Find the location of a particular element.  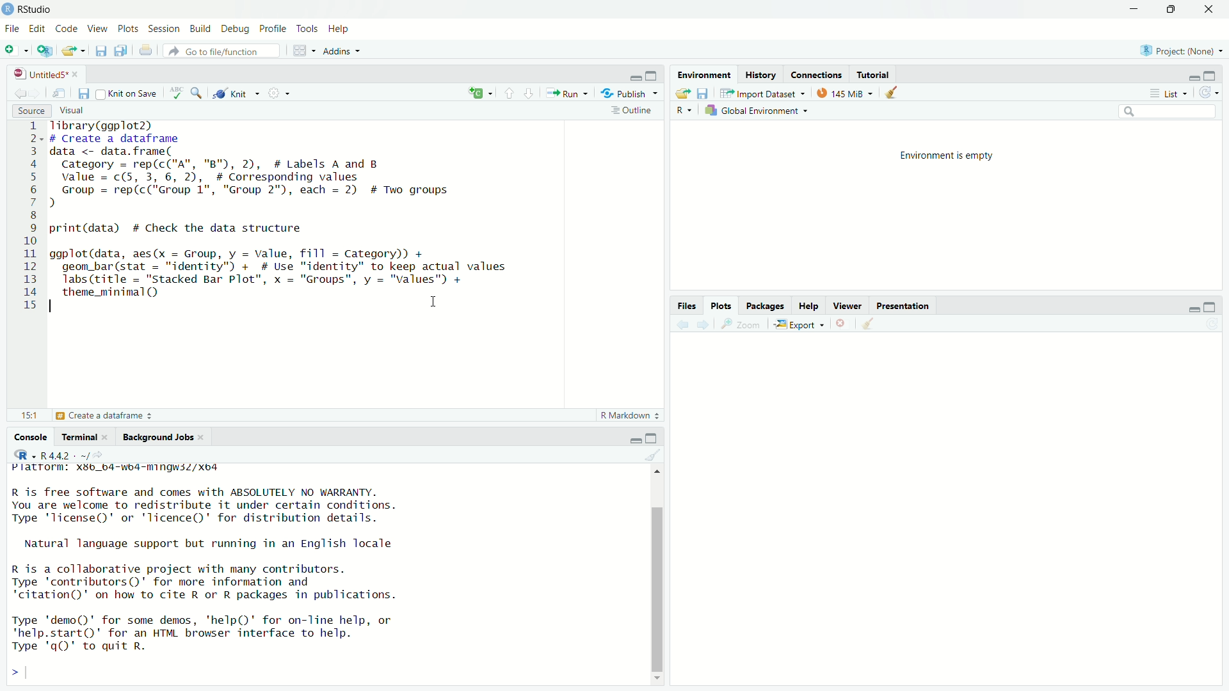

Print the current file is located at coordinates (147, 51).